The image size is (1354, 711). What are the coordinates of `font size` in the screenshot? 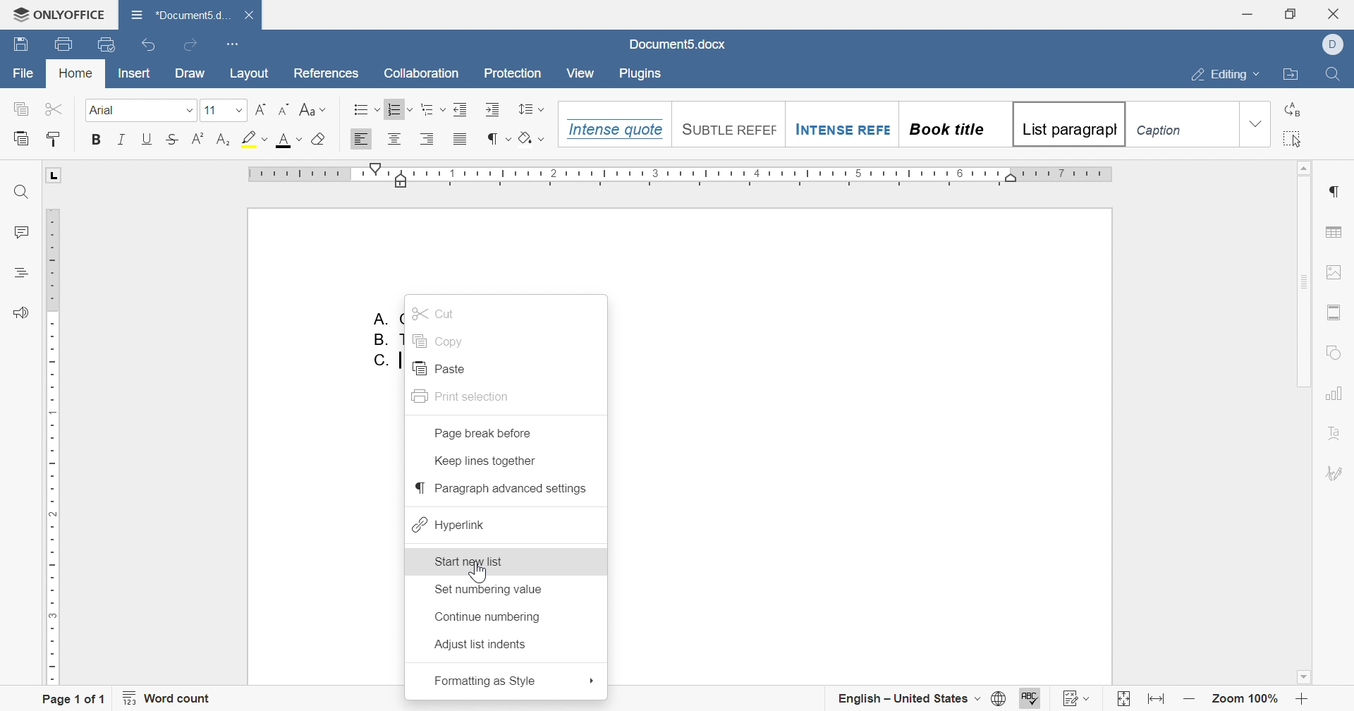 It's located at (209, 110).